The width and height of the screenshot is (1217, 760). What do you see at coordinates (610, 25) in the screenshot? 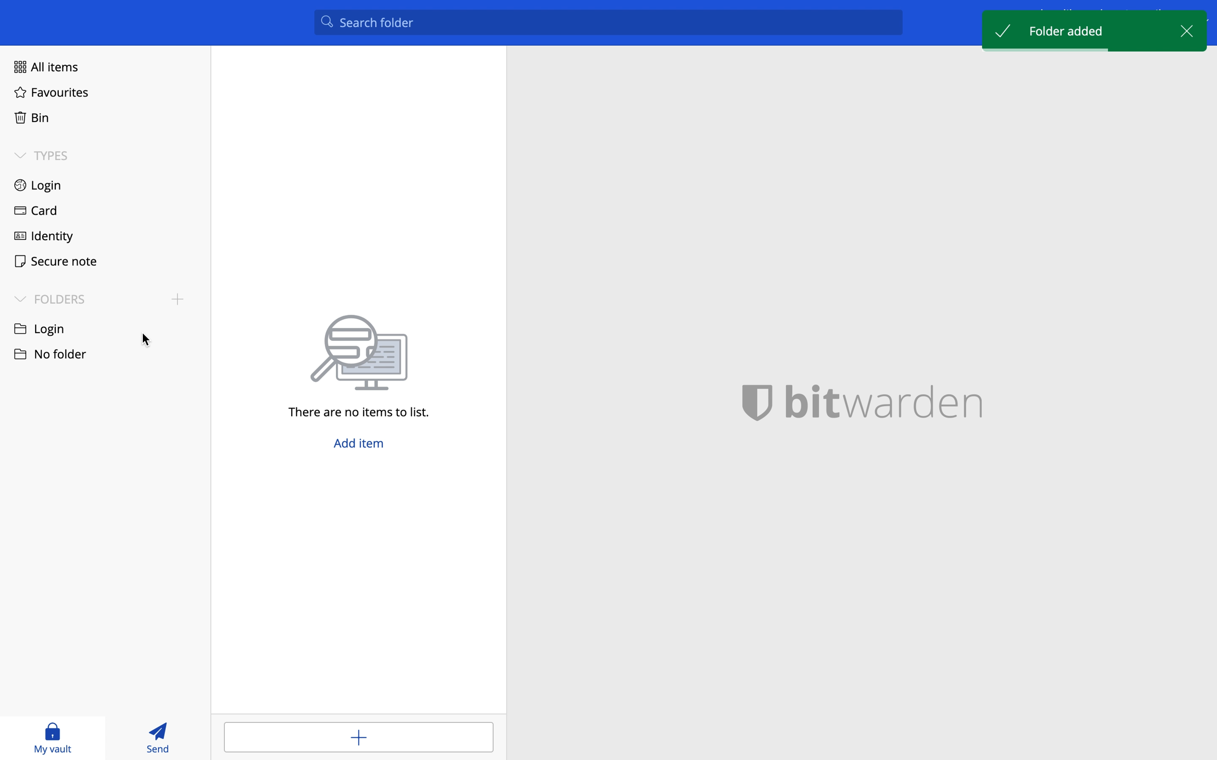
I see `Search folder` at bounding box center [610, 25].